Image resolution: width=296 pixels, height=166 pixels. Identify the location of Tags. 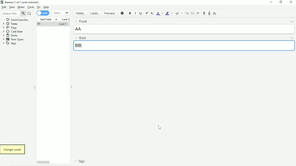
(80, 161).